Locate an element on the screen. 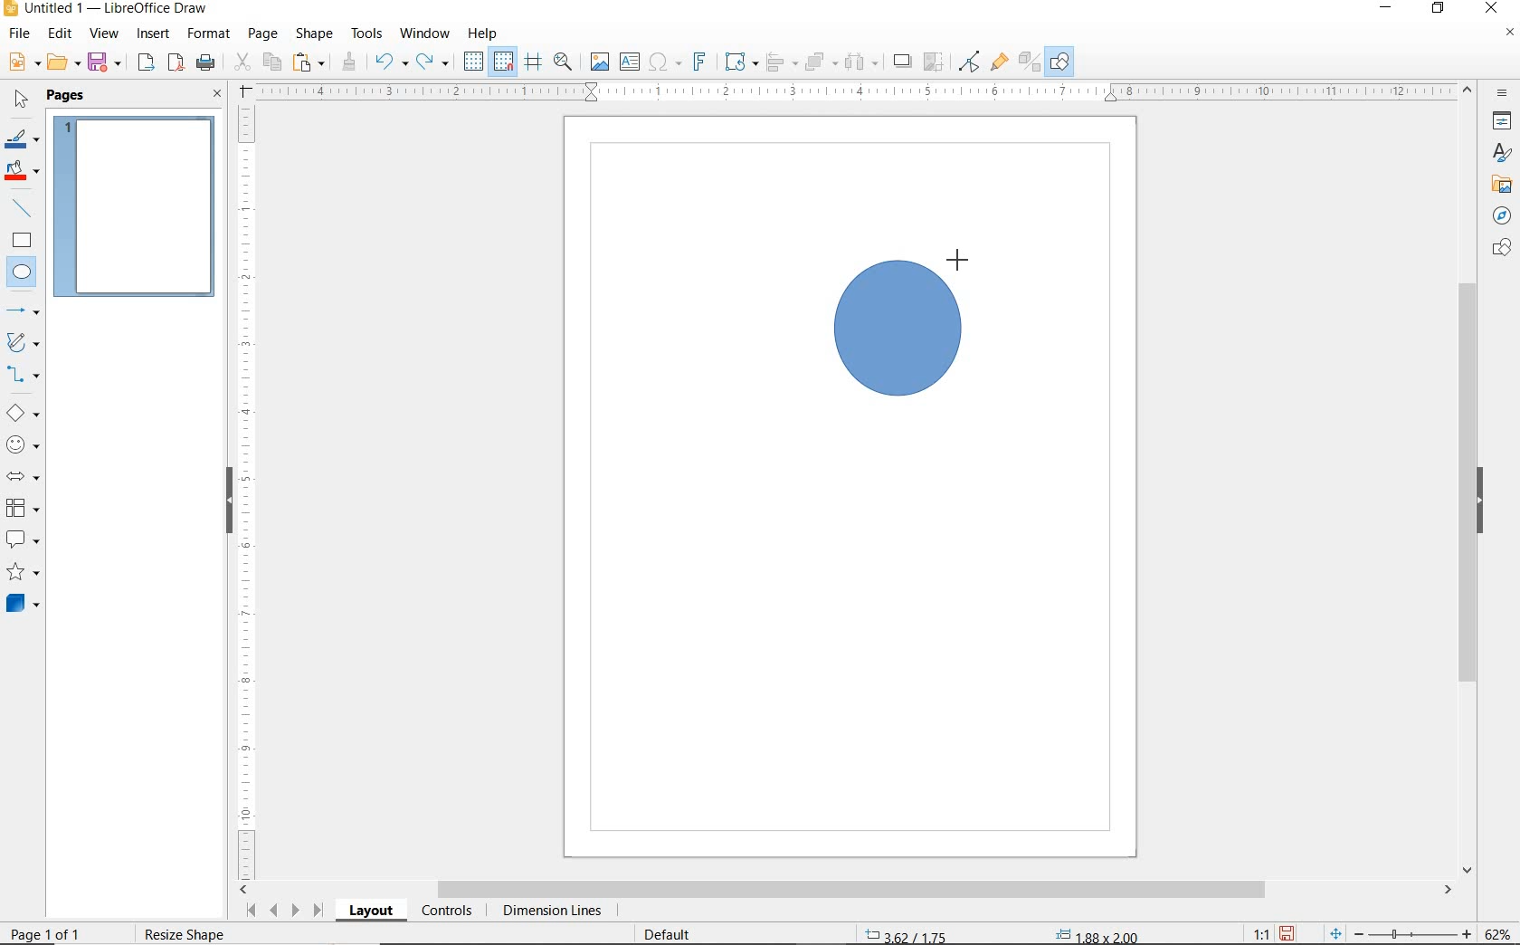 The width and height of the screenshot is (1520, 945). RULER is located at coordinates (858, 92).